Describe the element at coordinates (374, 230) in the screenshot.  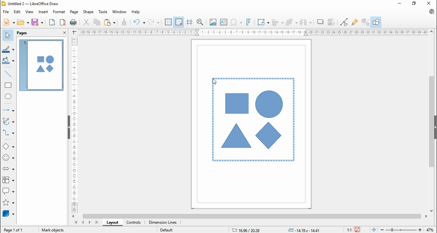
I see `fit page to window` at that location.